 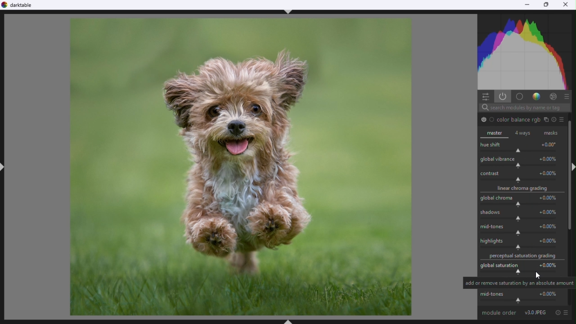 I want to click on Mid tones, so click(x=522, y=230).